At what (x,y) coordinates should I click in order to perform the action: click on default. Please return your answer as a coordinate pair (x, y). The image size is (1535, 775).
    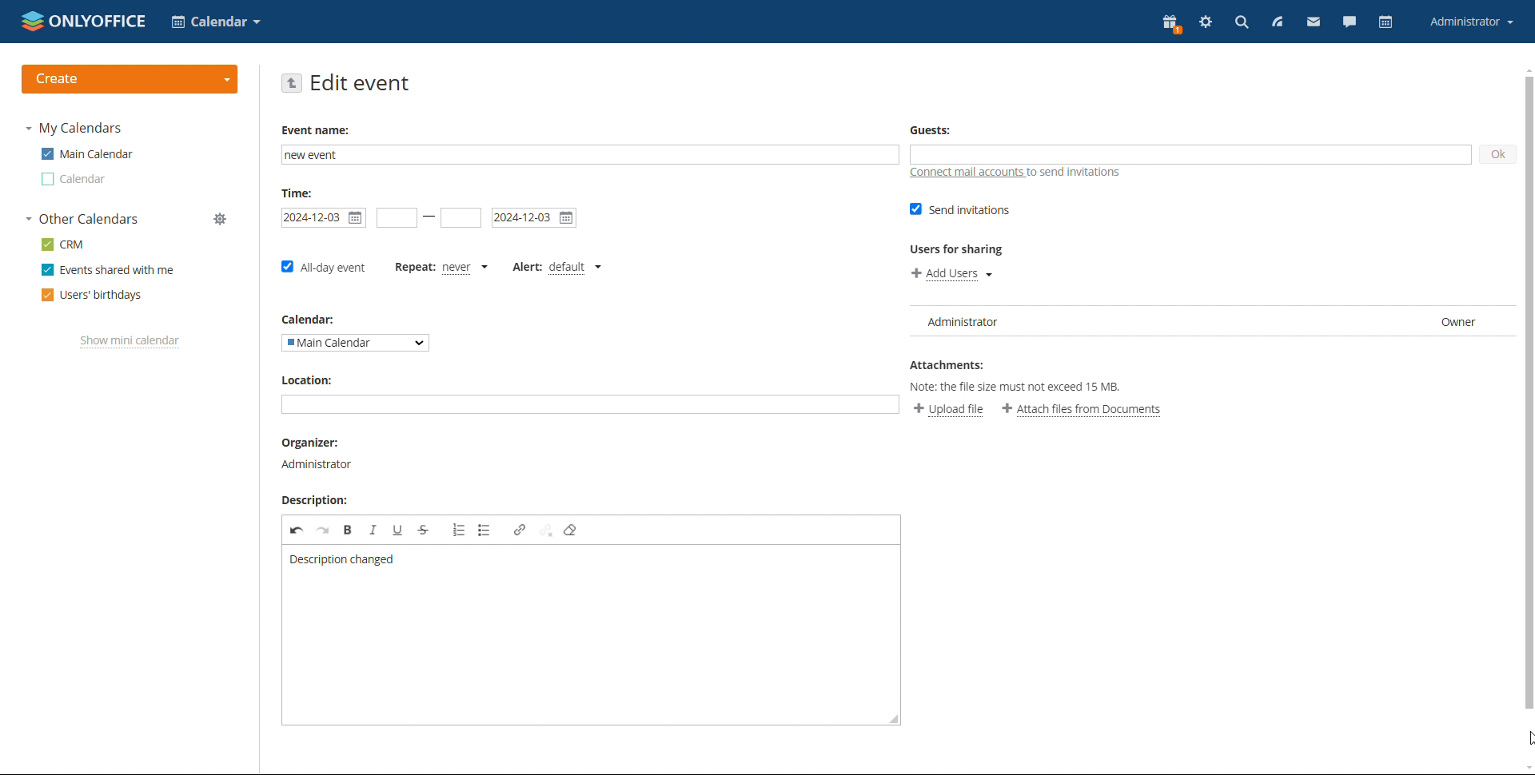
    Looking at the image, I should click on (574, 268).